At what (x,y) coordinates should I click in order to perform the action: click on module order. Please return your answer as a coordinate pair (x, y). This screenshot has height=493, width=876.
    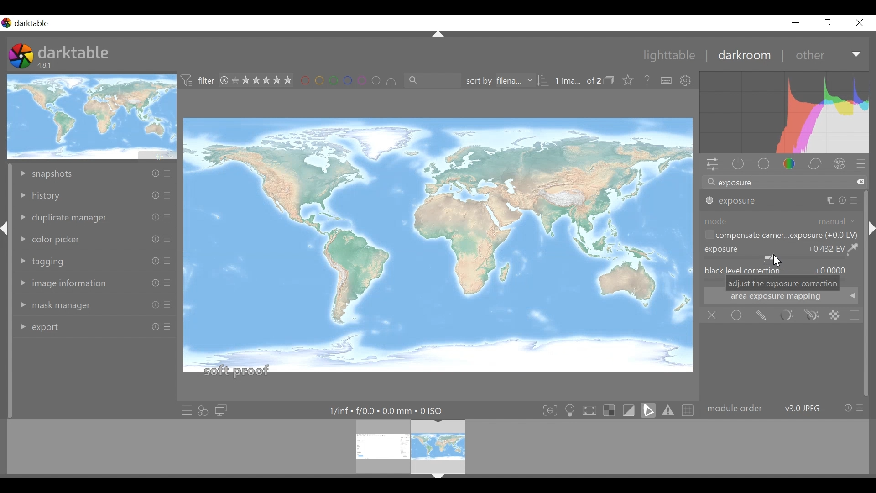
    Looking at the image, I should click on (785, 409).